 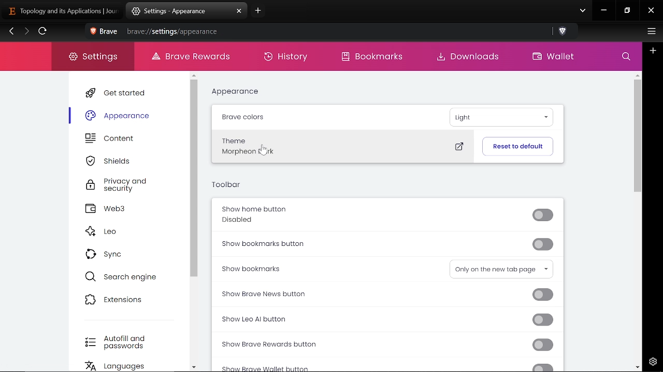 I want to click on Reset to default, so click(x=517, y=146).